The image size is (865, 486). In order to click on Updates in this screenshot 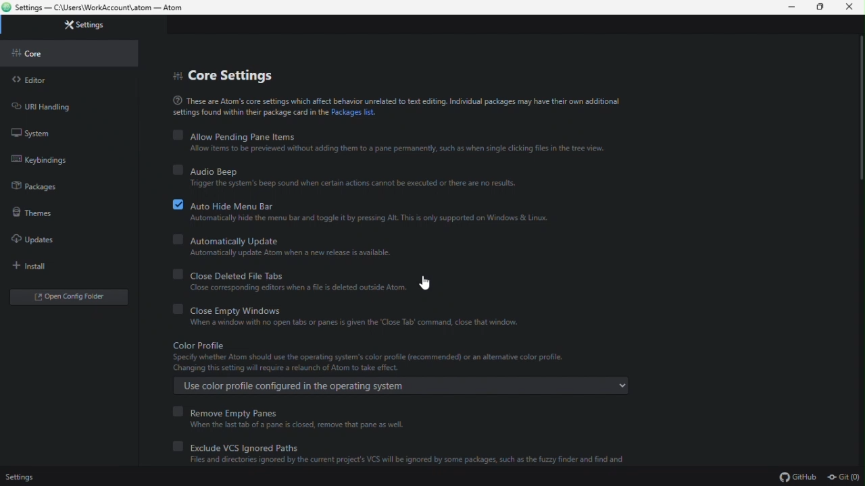, I will do `click(62, 239)`.